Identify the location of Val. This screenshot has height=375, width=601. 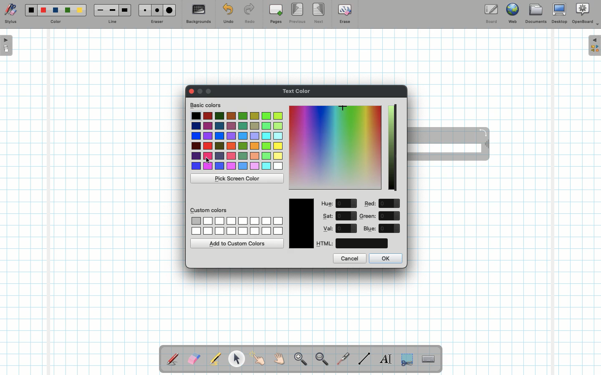
(328, 228).